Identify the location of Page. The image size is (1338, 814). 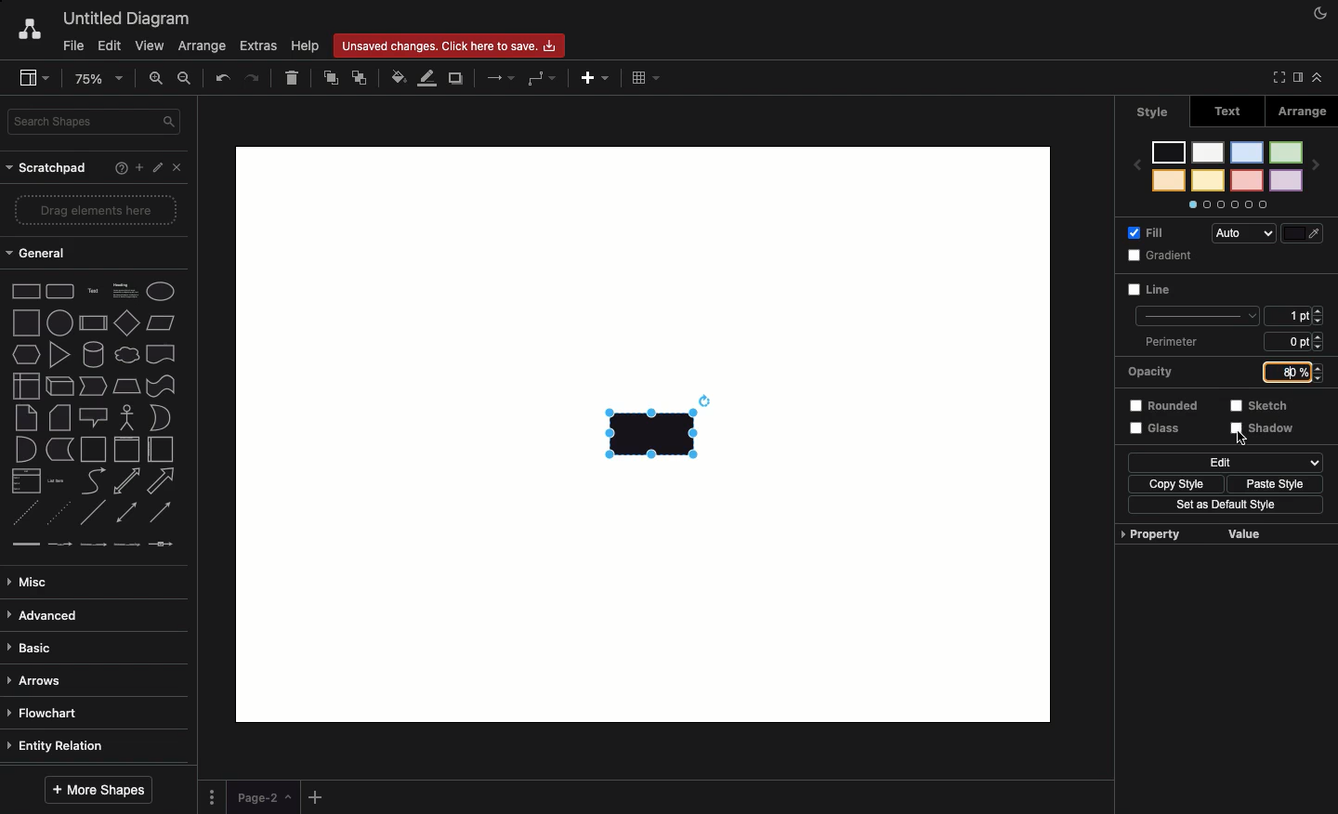
(263, 797).